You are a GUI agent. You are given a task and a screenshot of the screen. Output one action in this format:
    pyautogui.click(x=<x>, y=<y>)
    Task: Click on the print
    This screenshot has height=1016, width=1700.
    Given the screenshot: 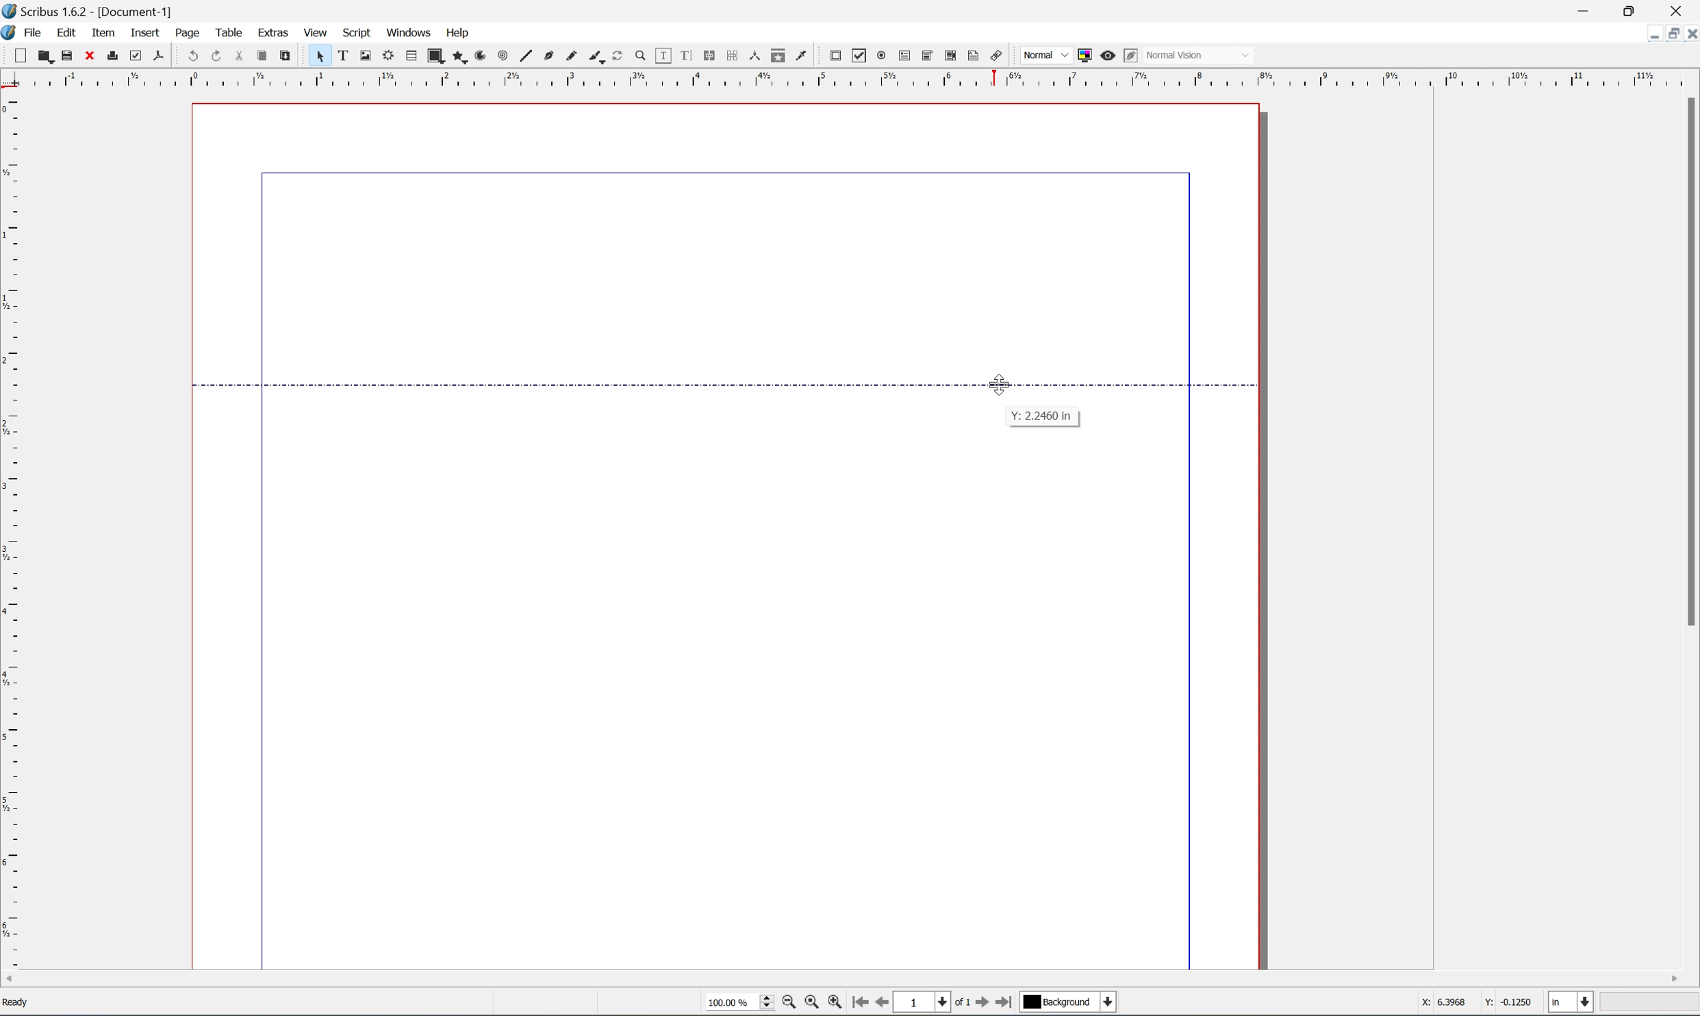 What is the action you would take?
    pyautogui.click(x=111, y=55)
    